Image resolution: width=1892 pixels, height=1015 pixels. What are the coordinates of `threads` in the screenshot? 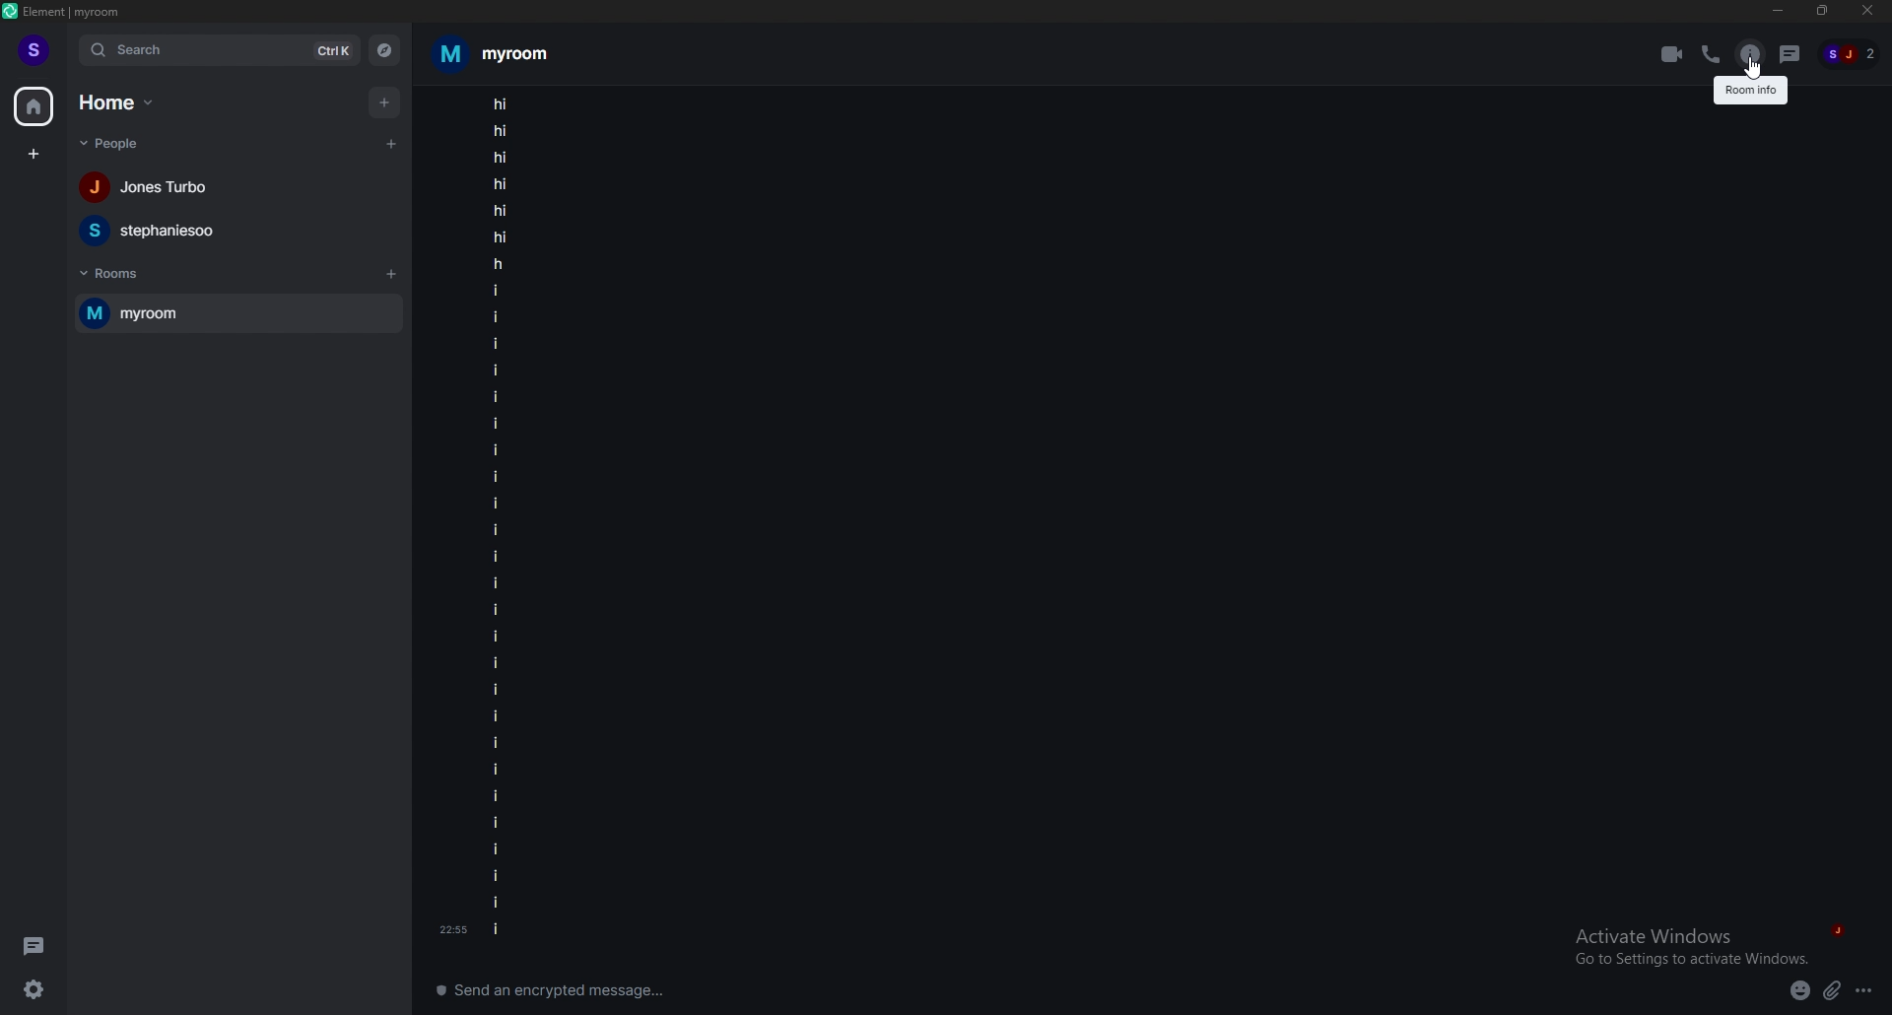 It's located at (1790, 53).